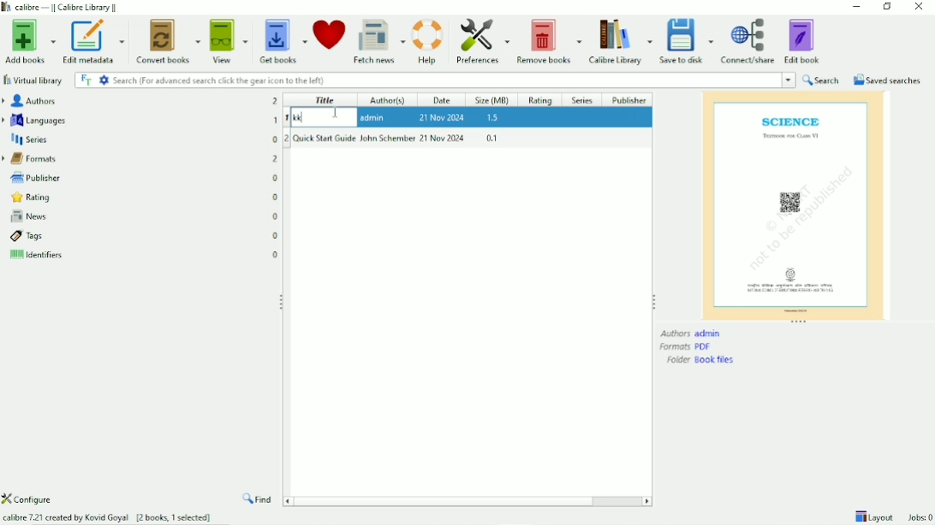 The width and height of the screenshot is (935, 525). I want to click on Search, so click(427, 80).